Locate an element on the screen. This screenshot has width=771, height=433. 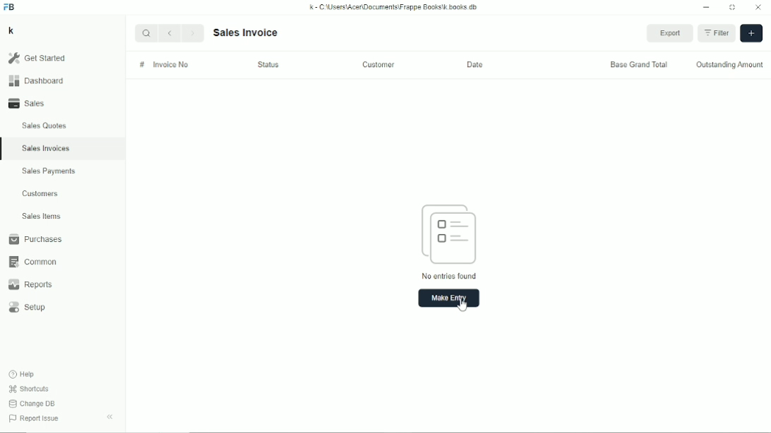
Cursor is located at coordinates (462, 303).